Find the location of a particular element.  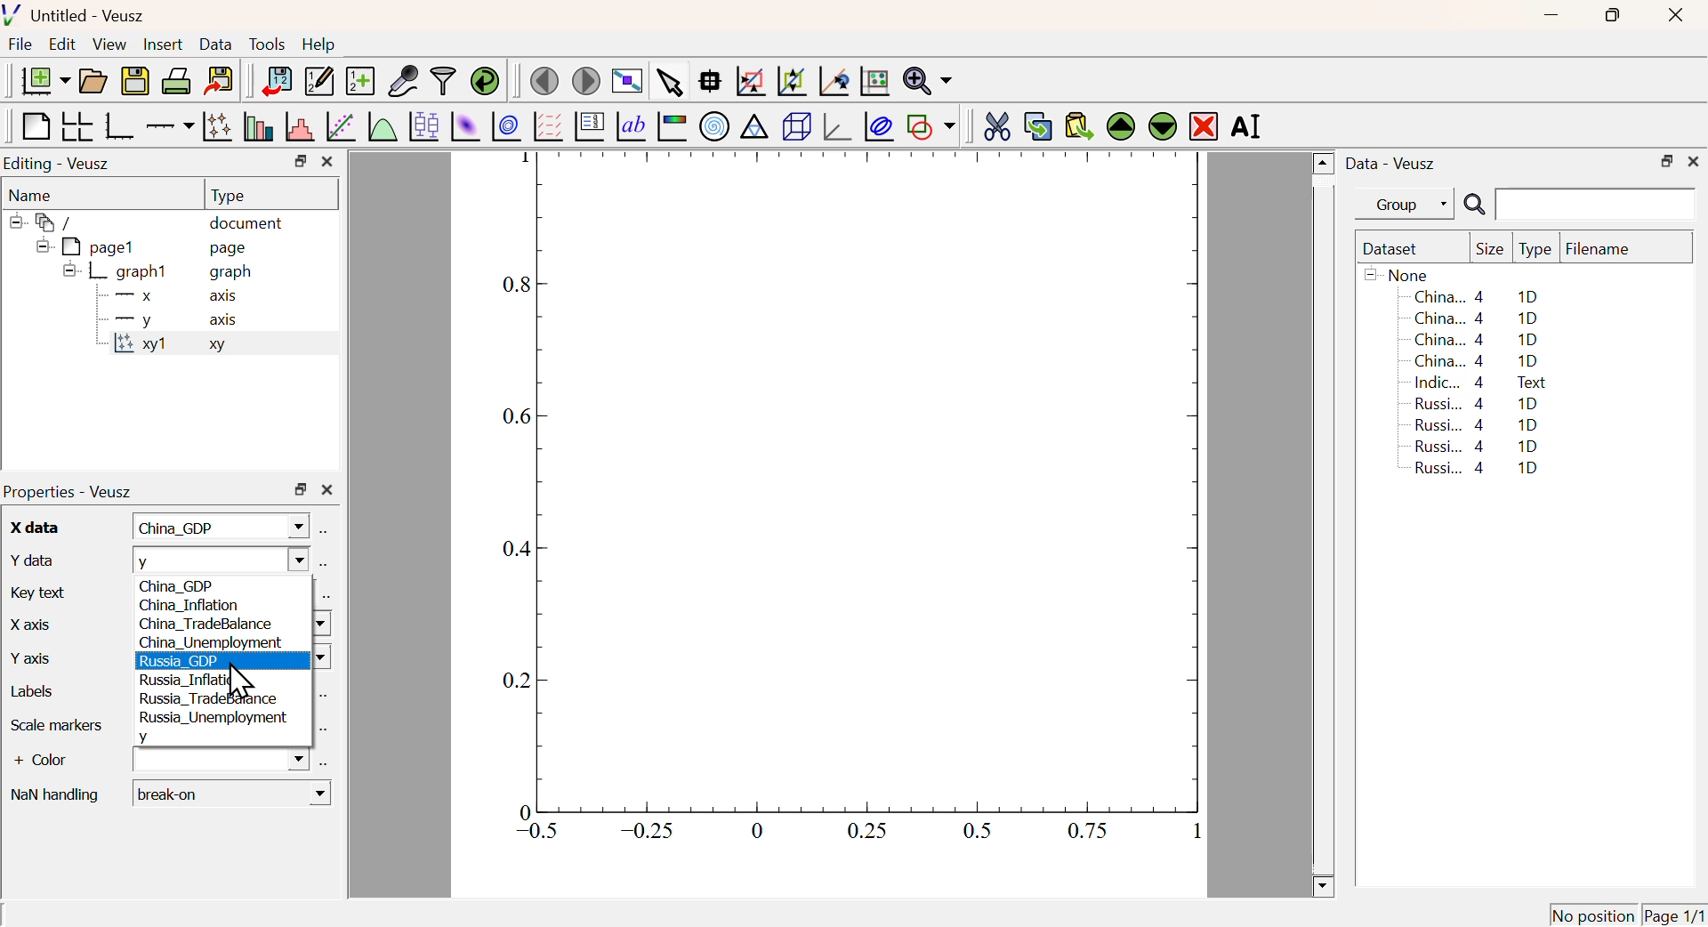

China_Inflation is located at coordinates (193, 607).